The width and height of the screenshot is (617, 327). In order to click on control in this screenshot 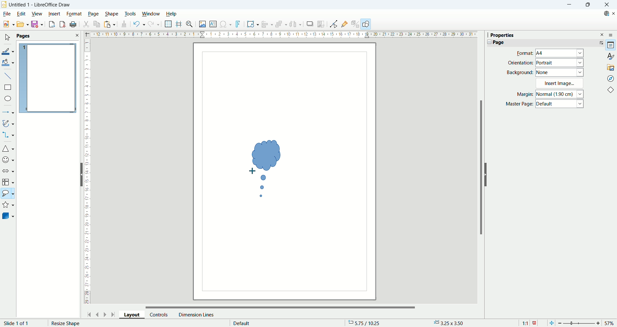, I will do `click(159, 314)`.